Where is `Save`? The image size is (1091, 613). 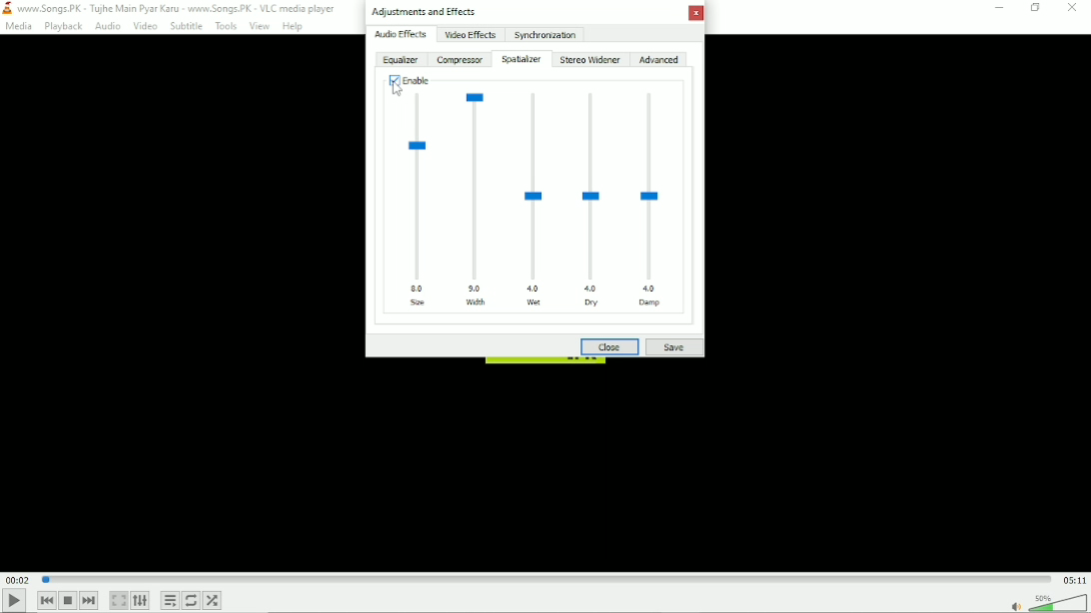 Save is located at coordinates (673, 347).